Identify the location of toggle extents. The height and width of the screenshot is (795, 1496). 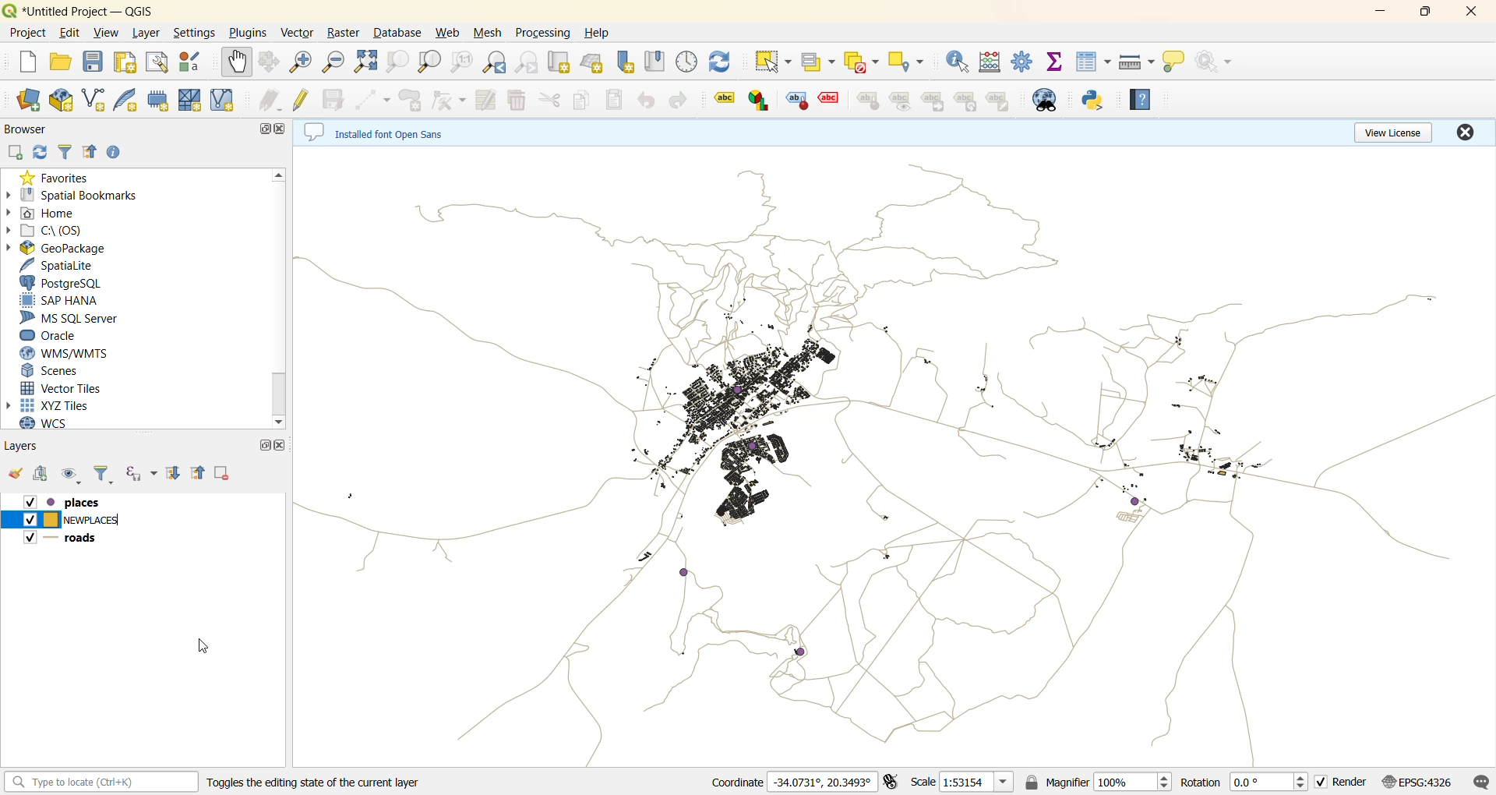
(888, 782).